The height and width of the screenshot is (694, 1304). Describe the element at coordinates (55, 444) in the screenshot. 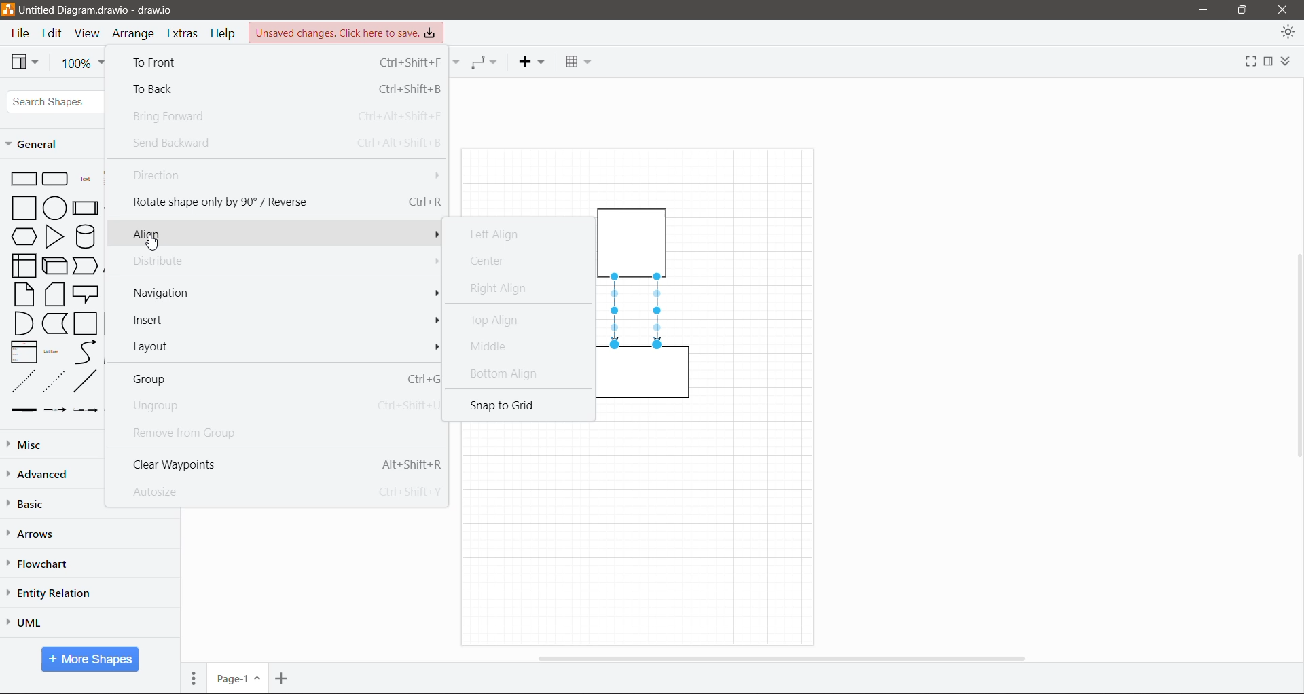

I see `Misc` at that location.